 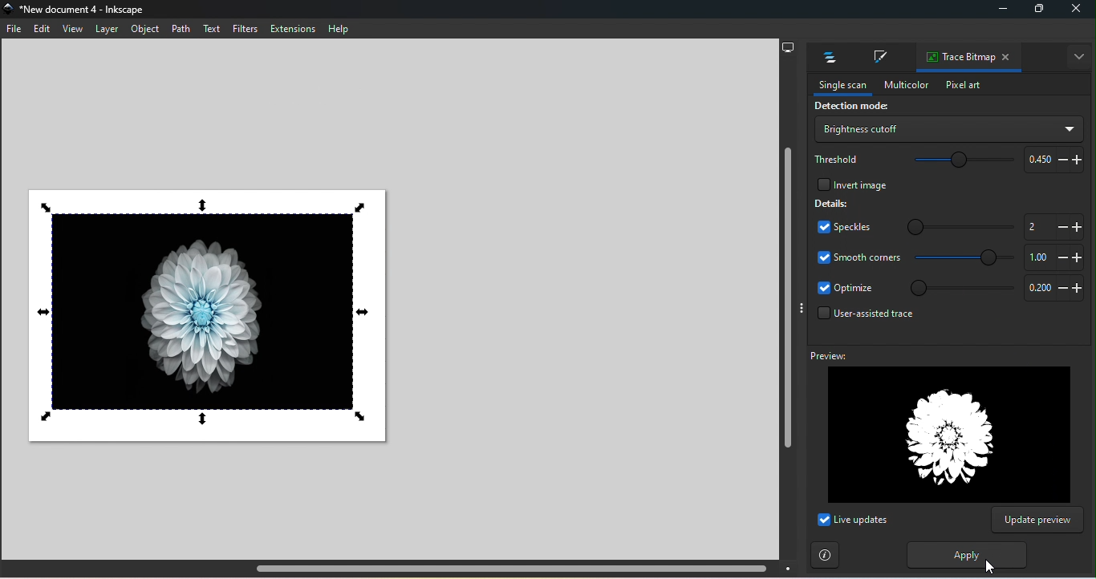 What do you see at coordinates (339, 29) in the screenshot?
I see `Help` at bounding box center [339, 29].